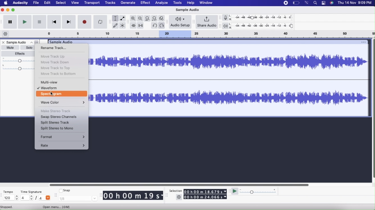 The width and height of the screenshot is (375, 210). Describe the element at coordinates (10, 207) in the screenshot. I see `Stopped` at that location.